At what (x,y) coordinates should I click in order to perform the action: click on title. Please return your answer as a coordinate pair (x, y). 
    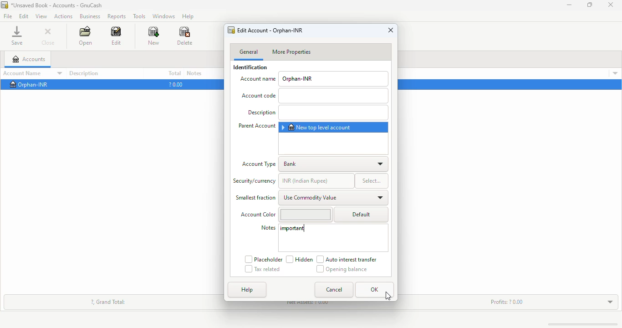
    Looking at the image, I should click on (57, 5).